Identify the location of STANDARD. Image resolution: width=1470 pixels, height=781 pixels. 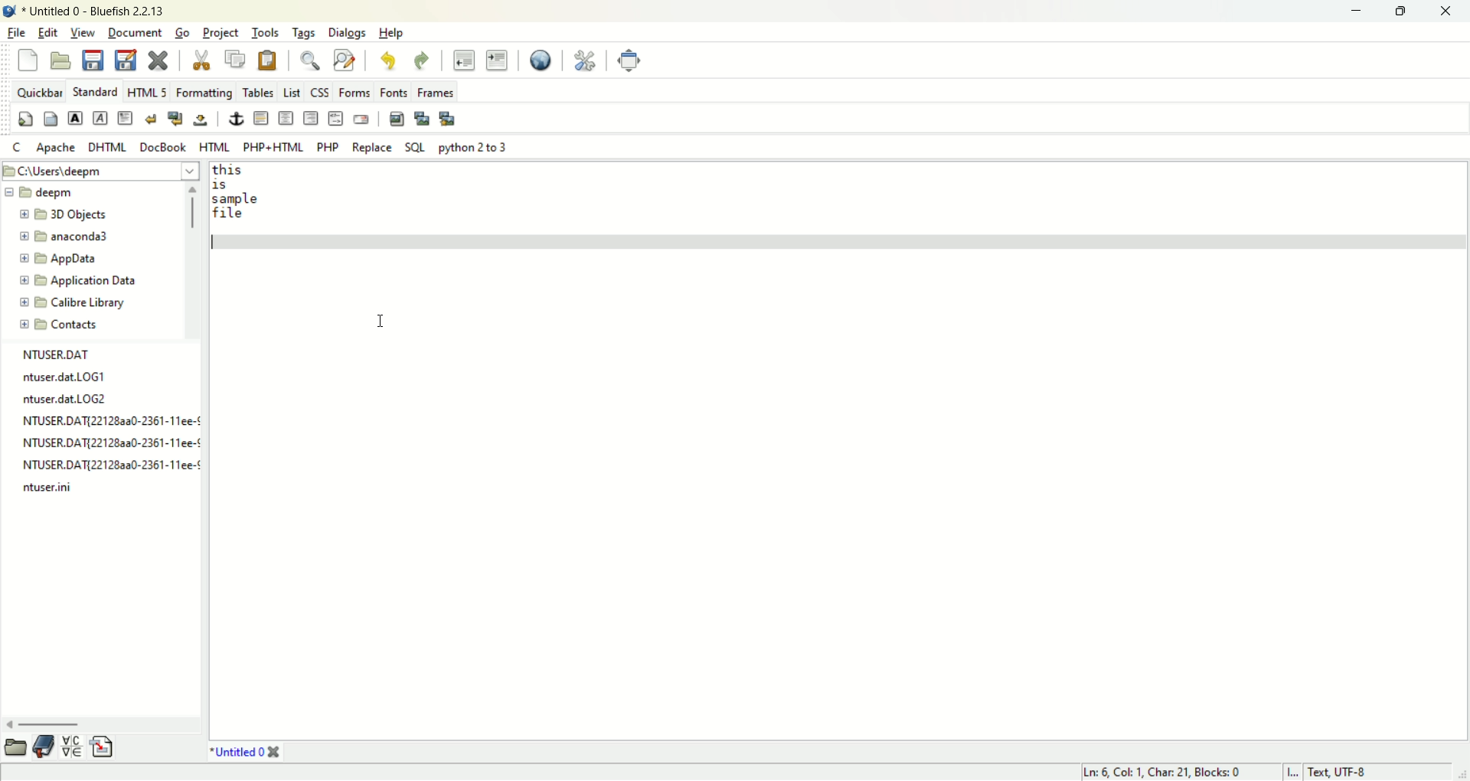
(96, 92).